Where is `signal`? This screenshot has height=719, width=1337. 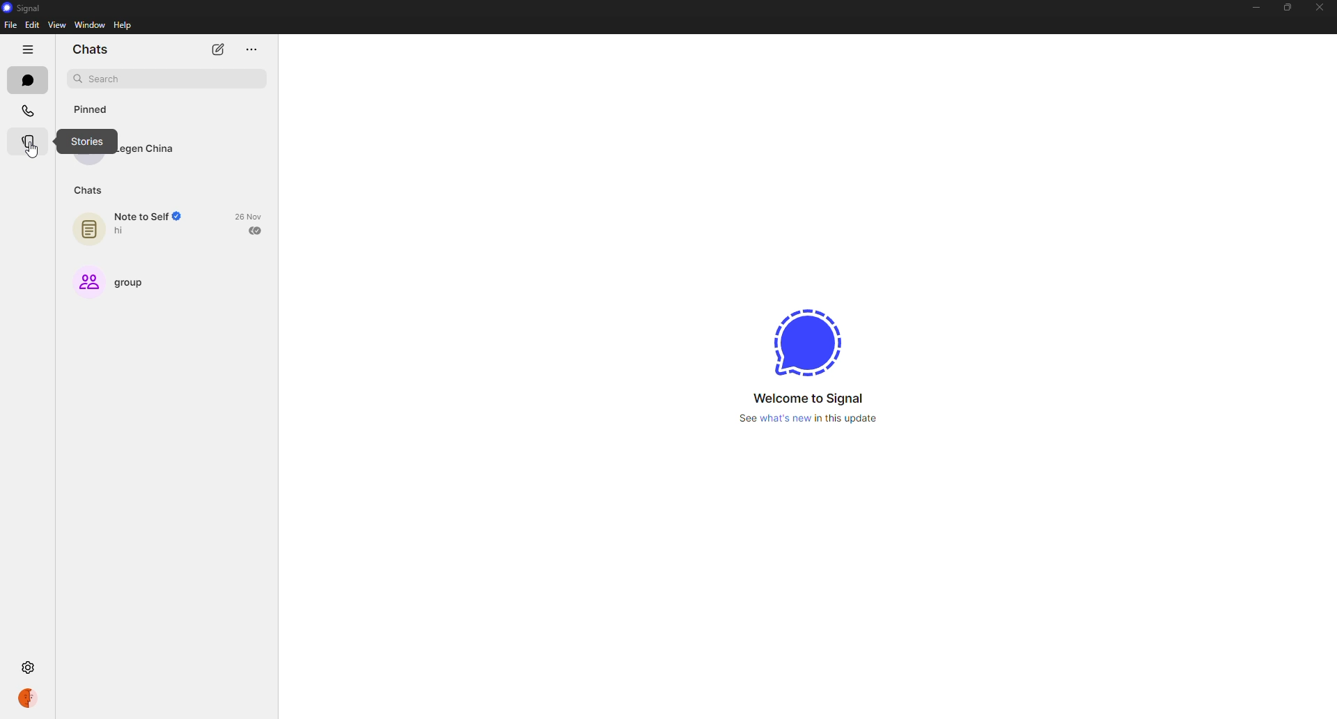
signal is located at coordinates (805, 343).